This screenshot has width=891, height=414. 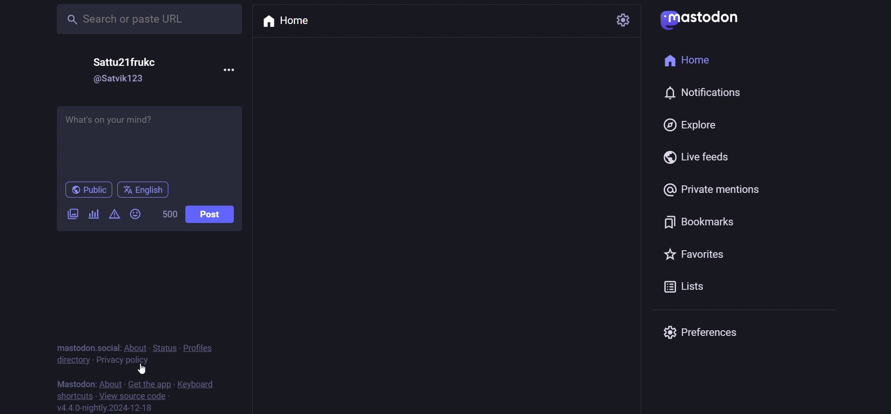 What do you see at coordinates (169, 215) in the screenshot?
I see `word limit` at bounding box center [169, 215].